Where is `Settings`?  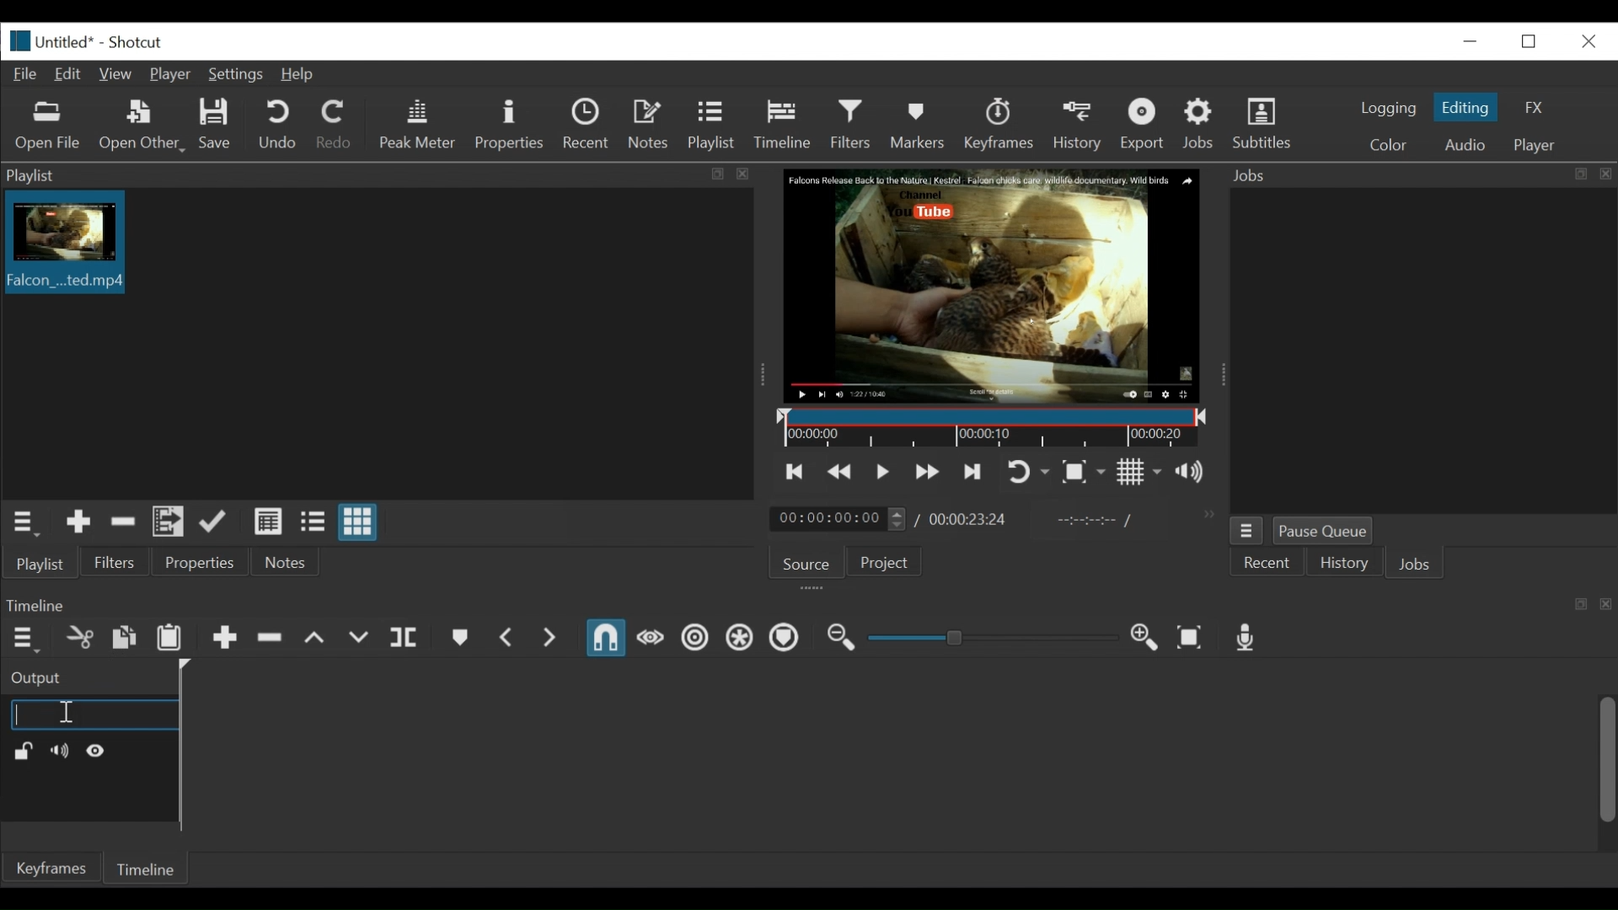
Settings is located at coordinates (235, 73).